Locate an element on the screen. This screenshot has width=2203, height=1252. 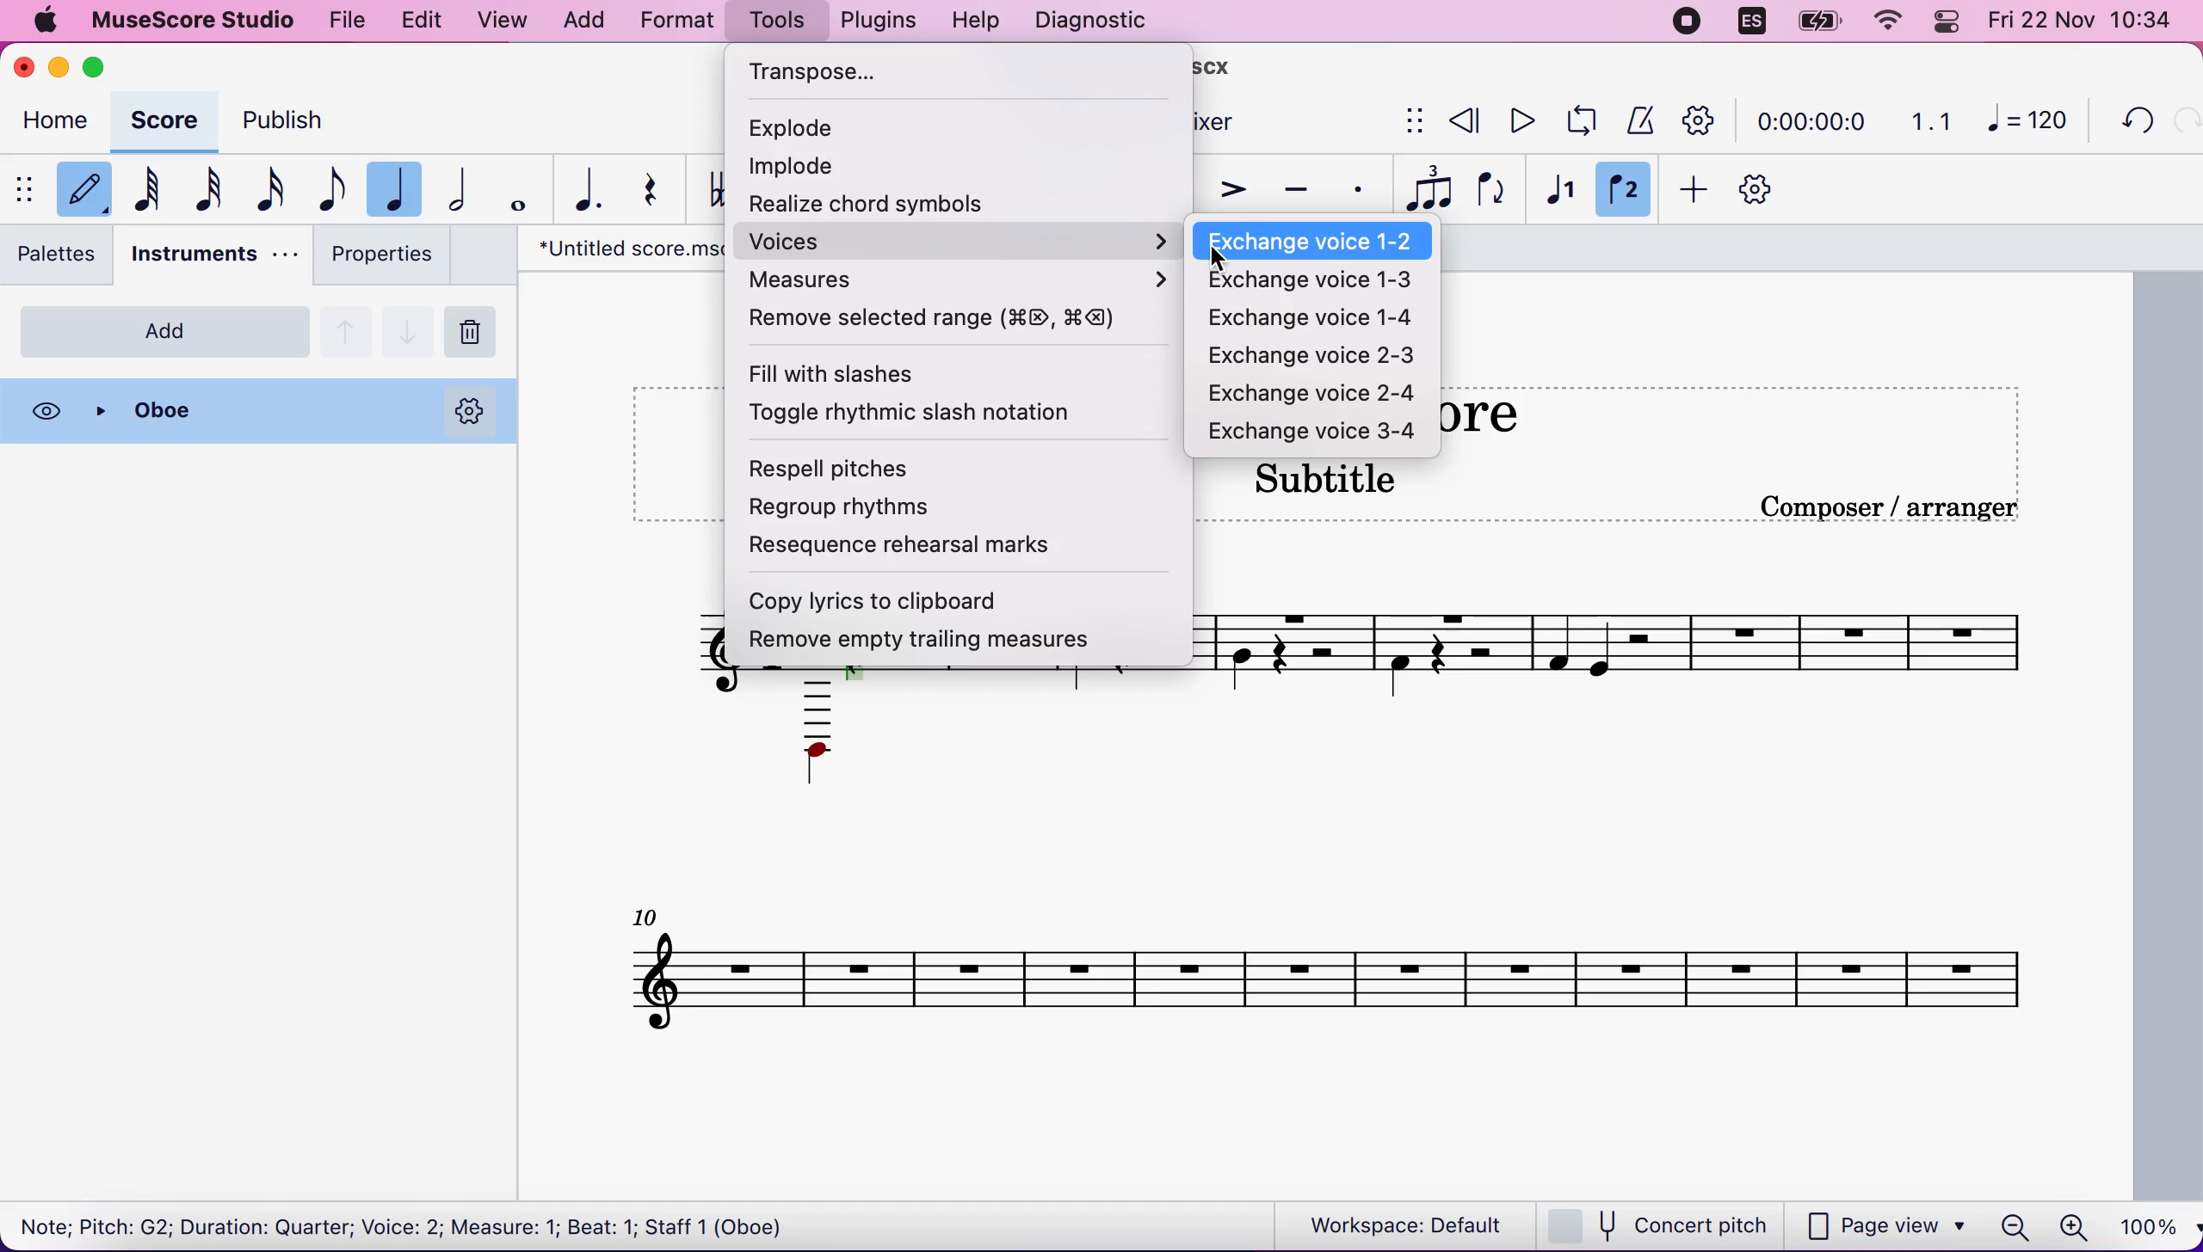
whole note is located at coordinates (519, 188).